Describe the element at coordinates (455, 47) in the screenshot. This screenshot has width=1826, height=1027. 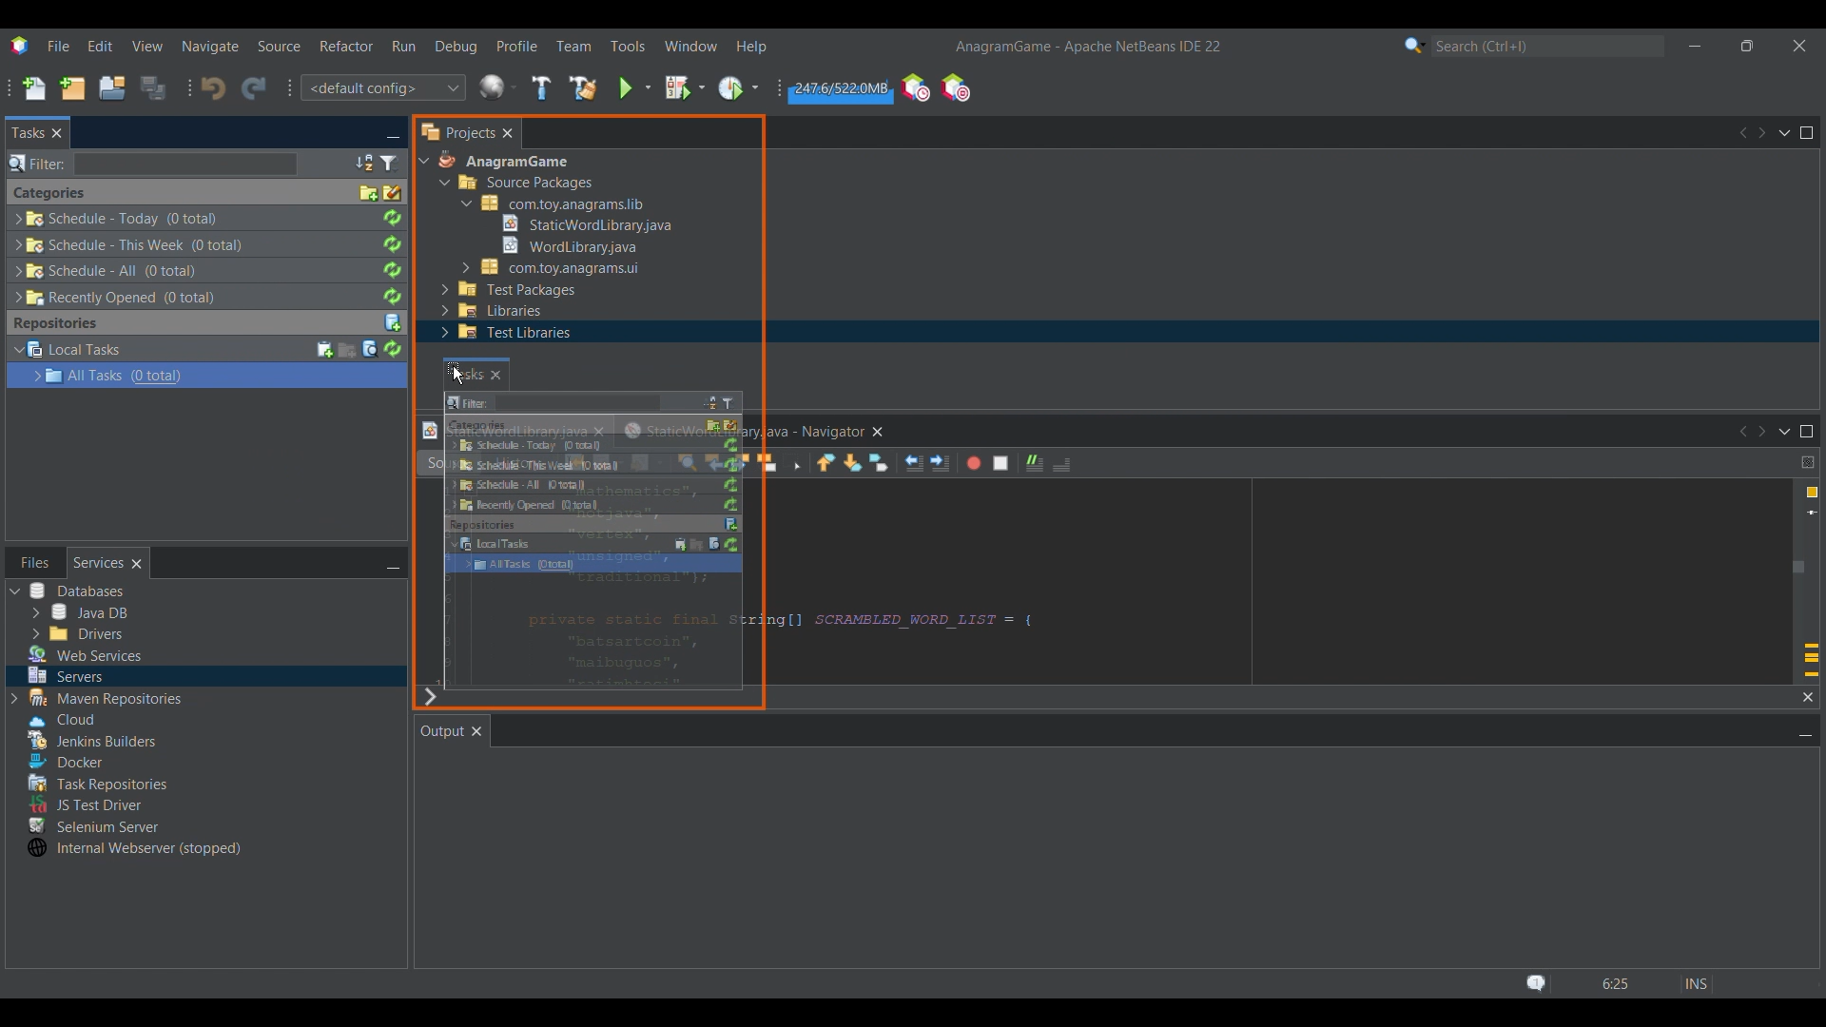
I see `Debug menu` at that location.